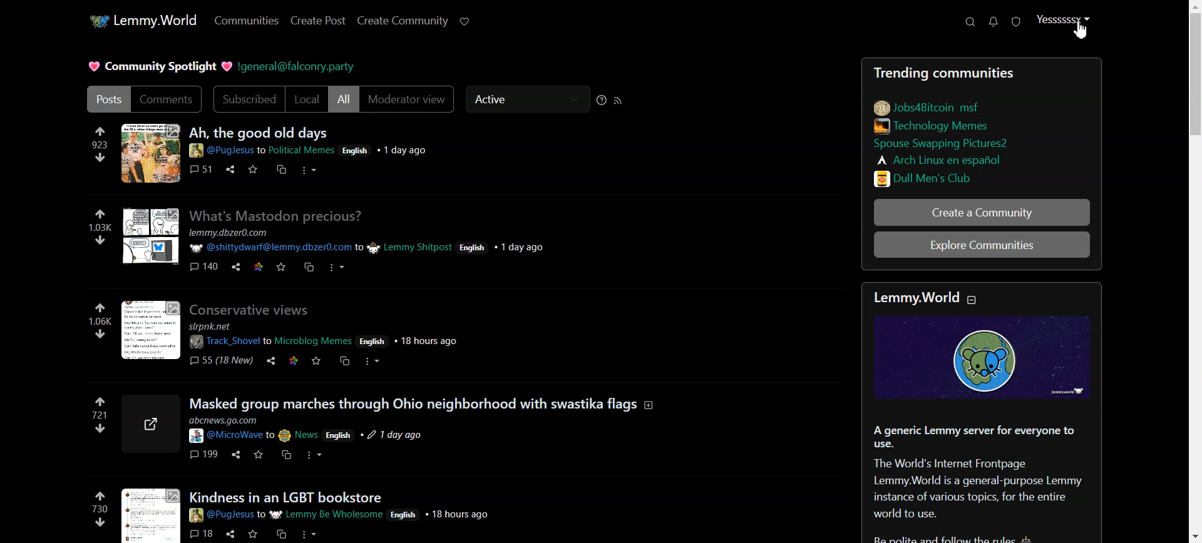 This screenshot has width=1202, height=543. What do you see at coordinates (318, 21) in the screenshot?
I see `Create Post` at bounding box center [318, 21].